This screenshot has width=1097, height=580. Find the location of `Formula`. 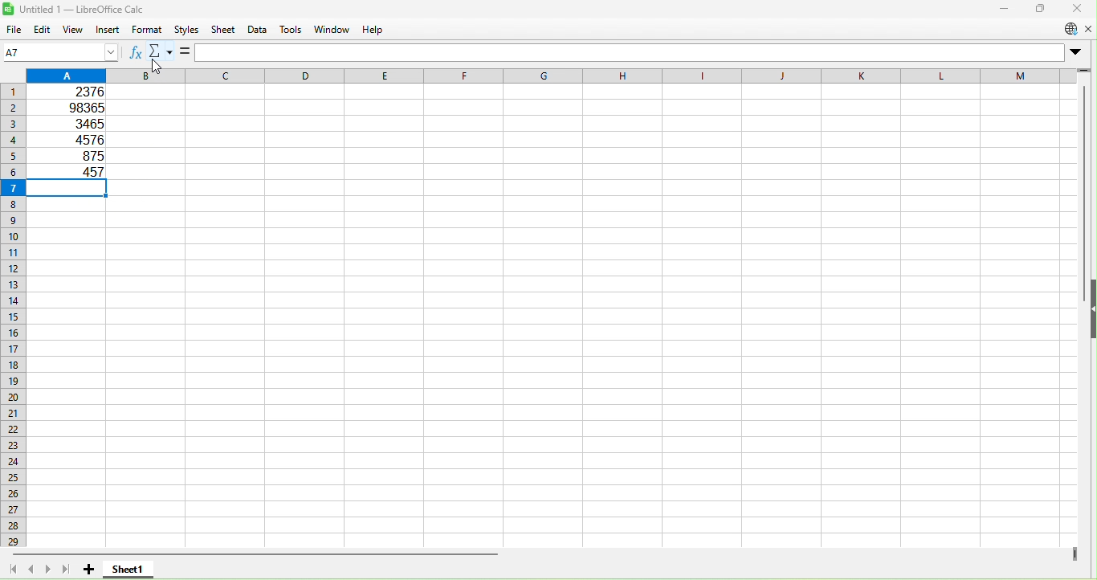

Formula is located at coordinates (187, 52).